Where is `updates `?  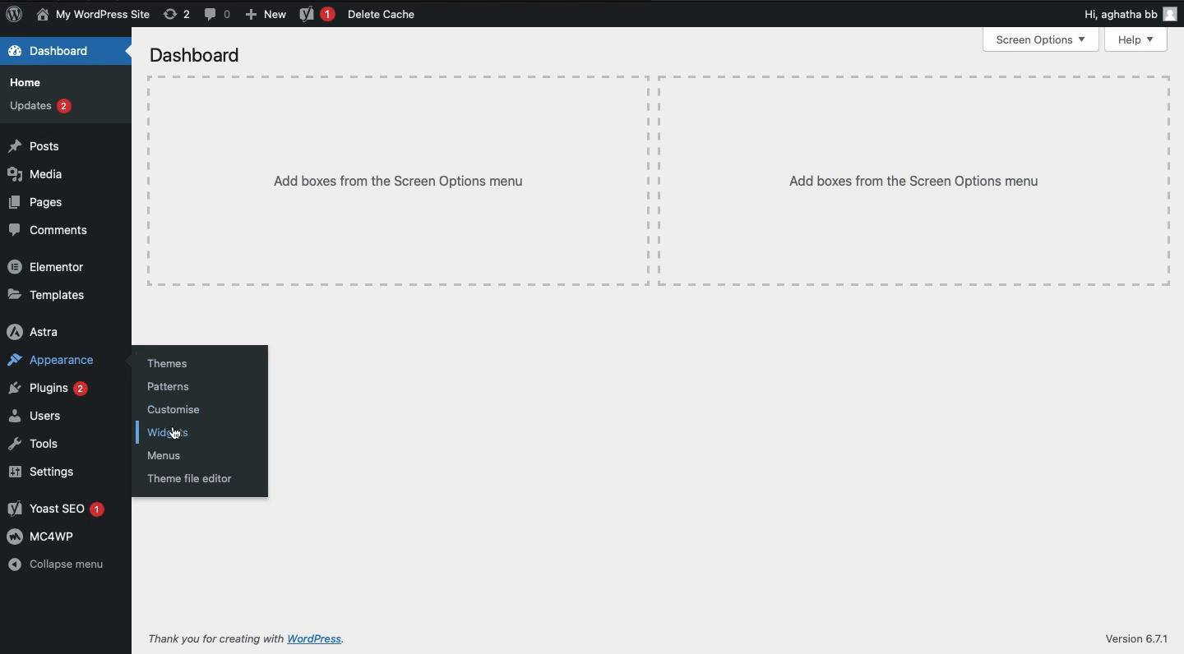 updates  is located at coordinates (37, 107).